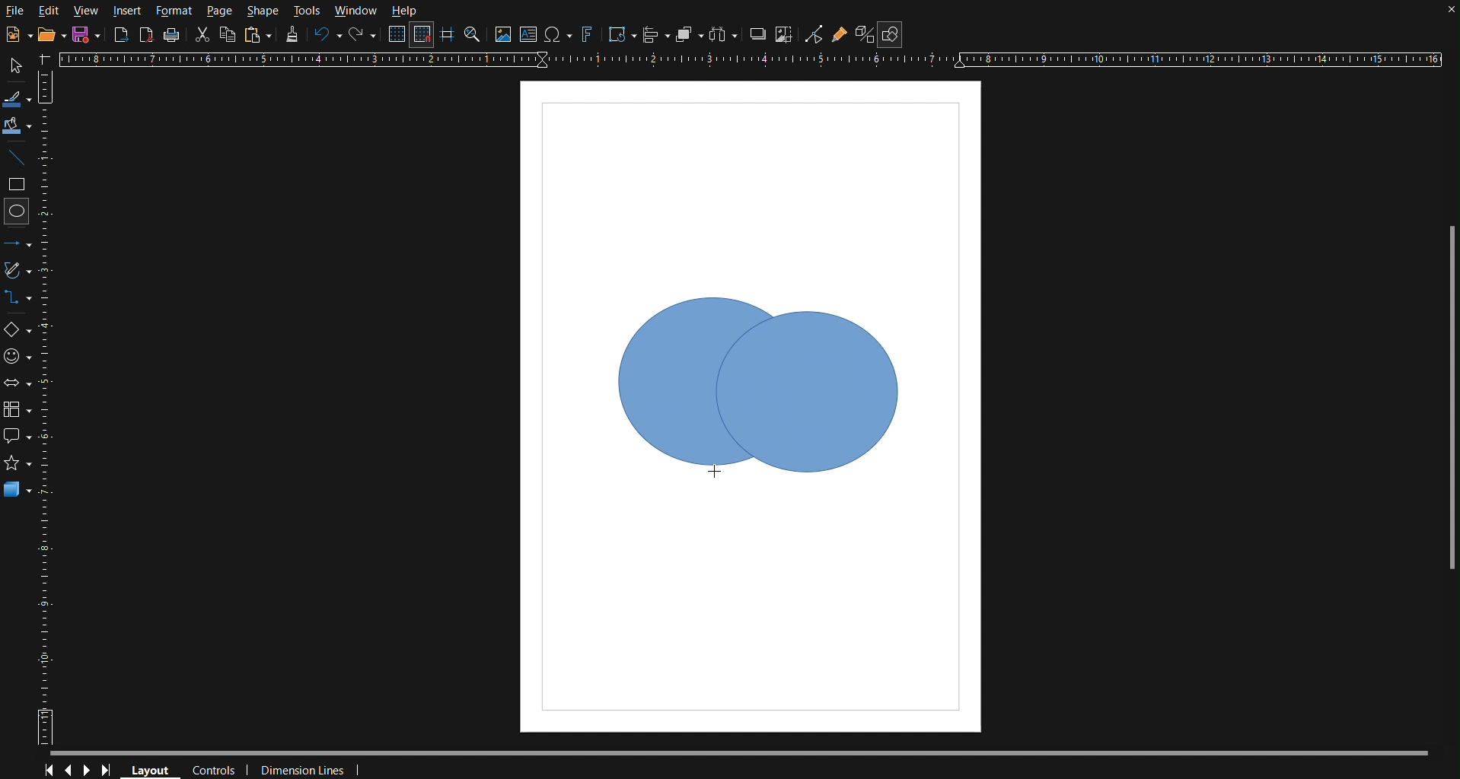  Describe the element at coordinates (661, 377) in the screenshot. I see `Shape Box` at that location.